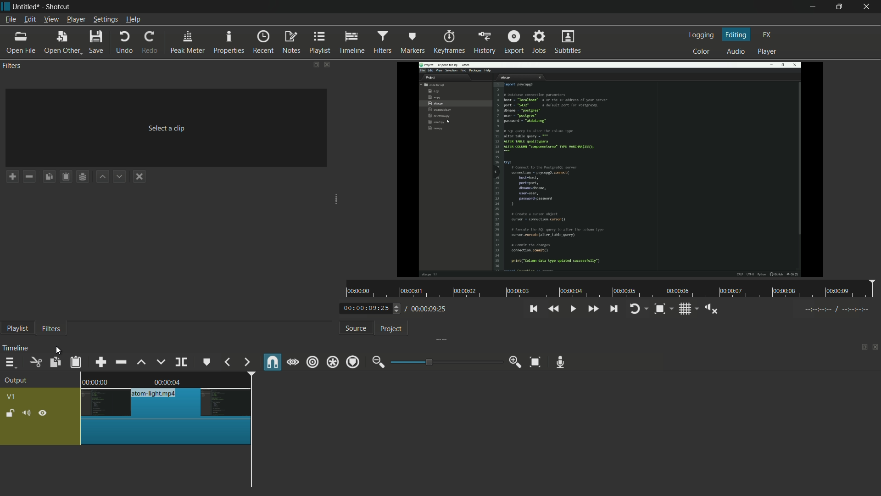 This screenshot has width=881, height=496. Describe the element at coordinates (142, 362) in the screenshot. I see `lift` at that location.